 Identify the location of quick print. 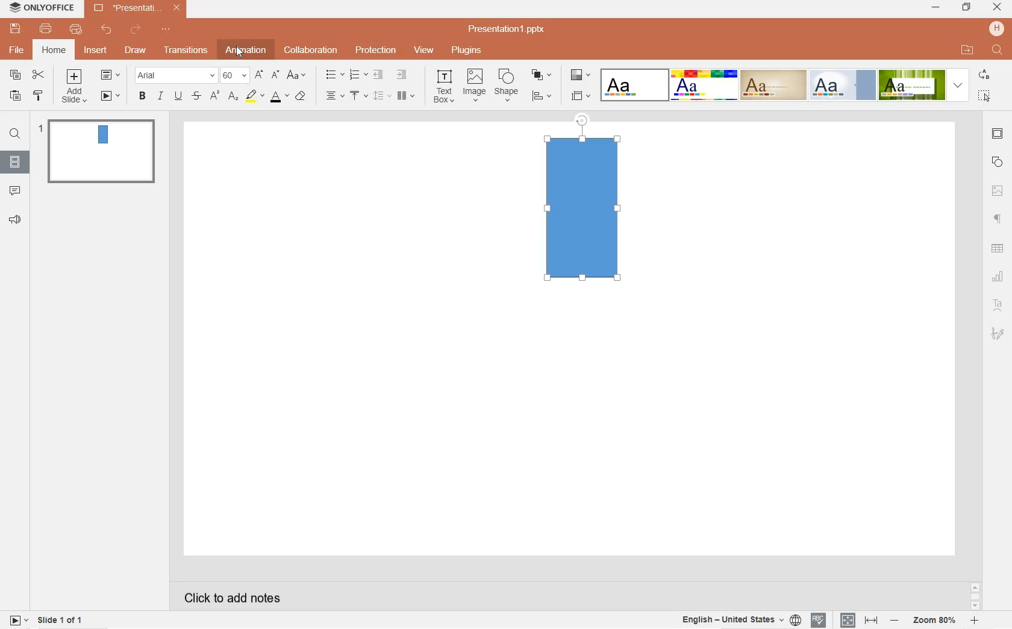
(75, 30).